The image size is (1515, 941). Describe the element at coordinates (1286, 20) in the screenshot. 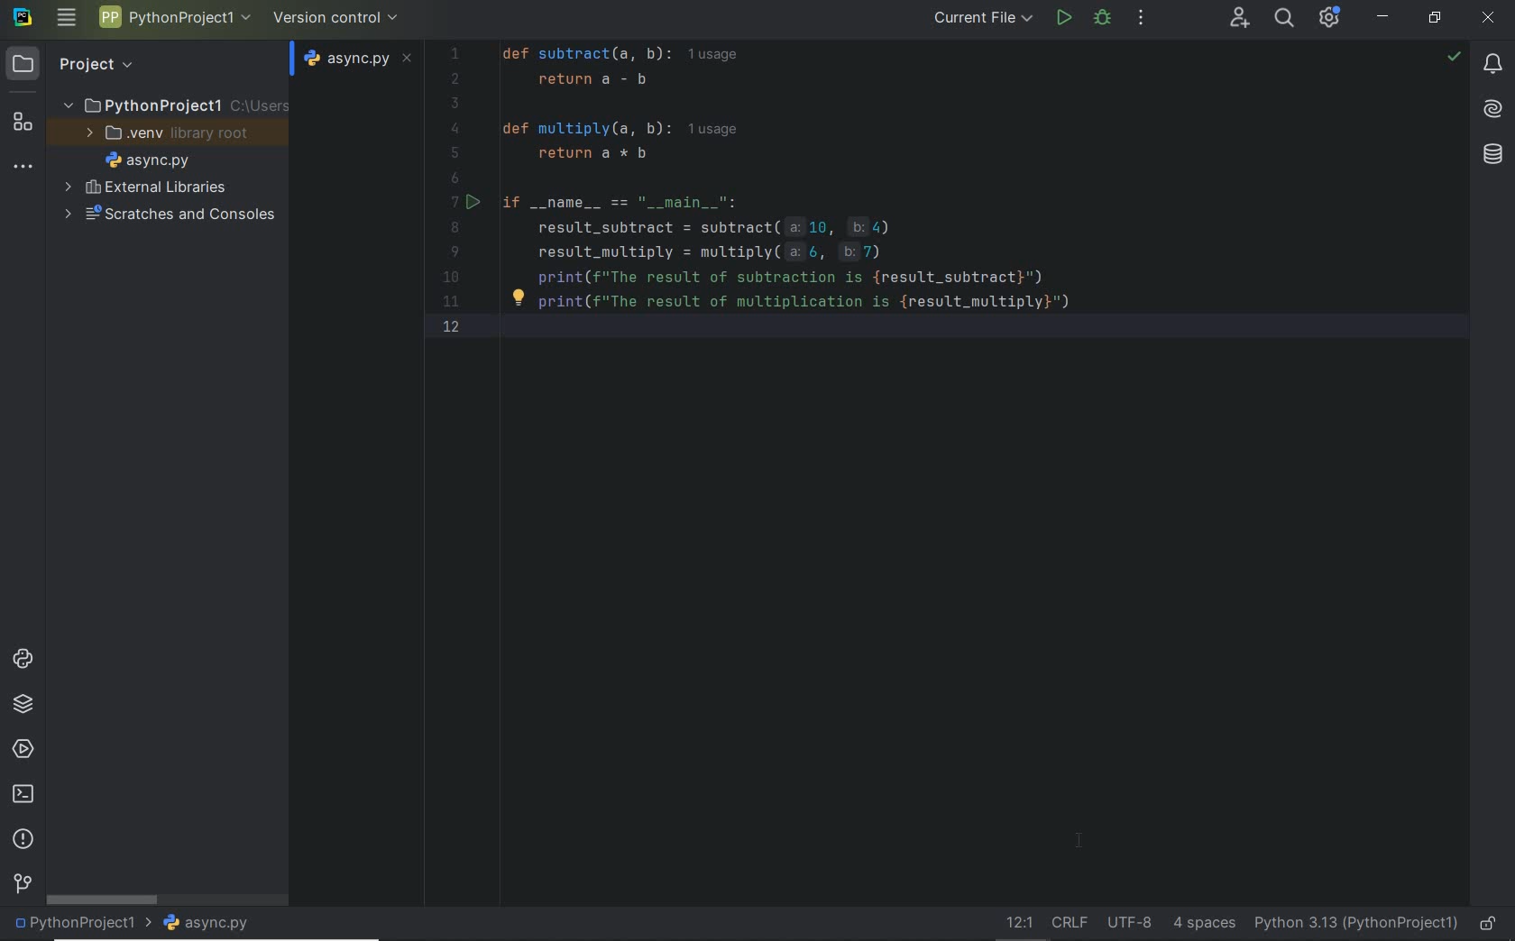

I see `search everywhere` at that location.